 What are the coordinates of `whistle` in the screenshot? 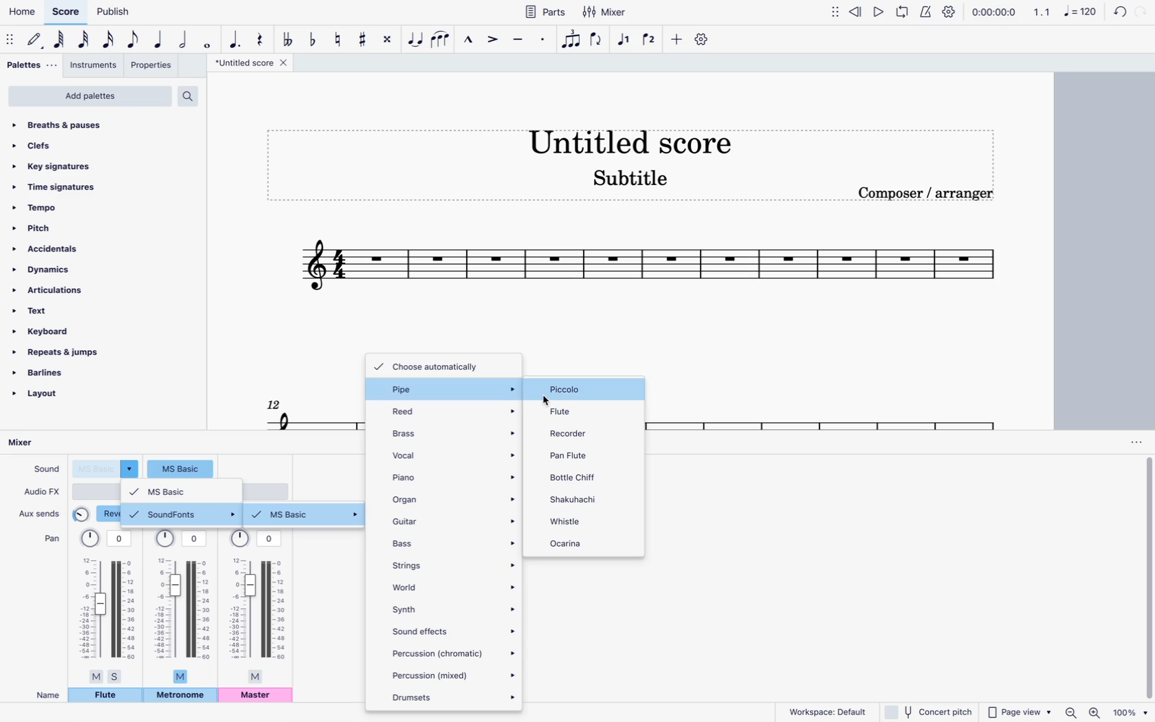 It's located at (573, 523).